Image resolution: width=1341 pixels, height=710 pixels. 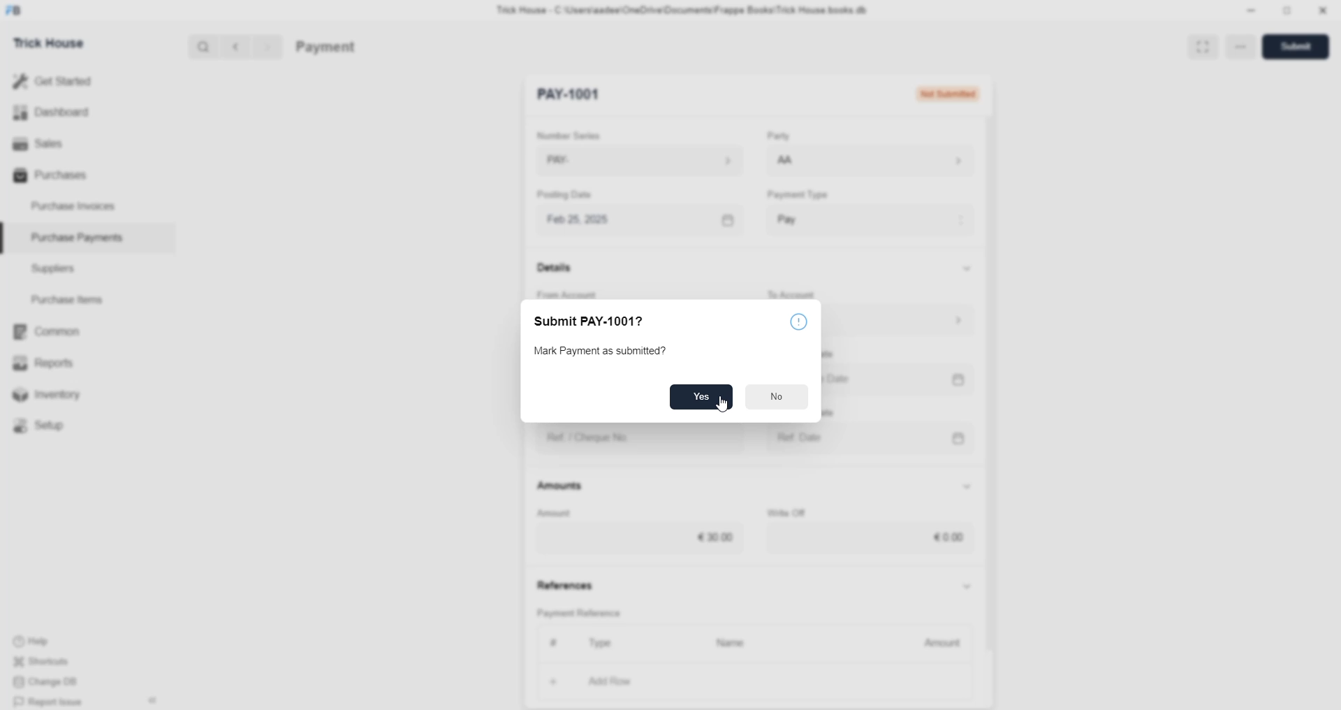 I want to click on Purchase Invoice, so click(x=360, y=47).